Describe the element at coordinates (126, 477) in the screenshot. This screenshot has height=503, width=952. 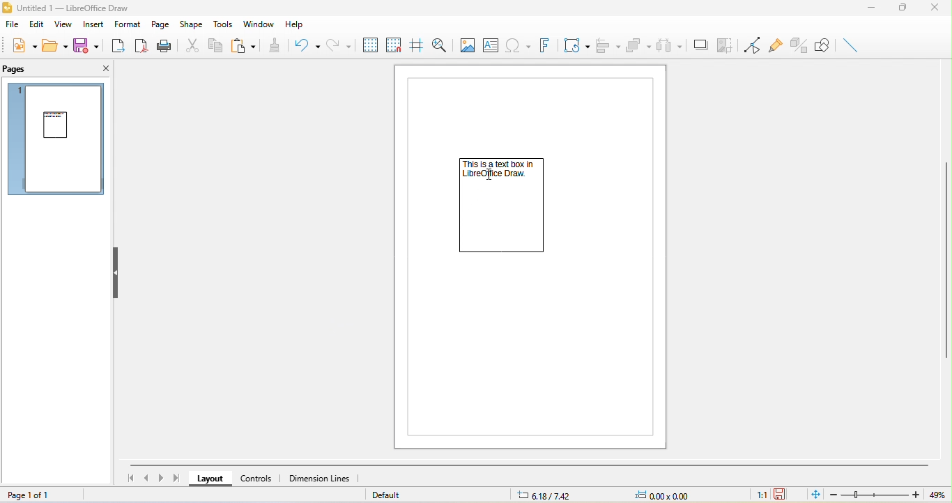
I see `first page` at that location.